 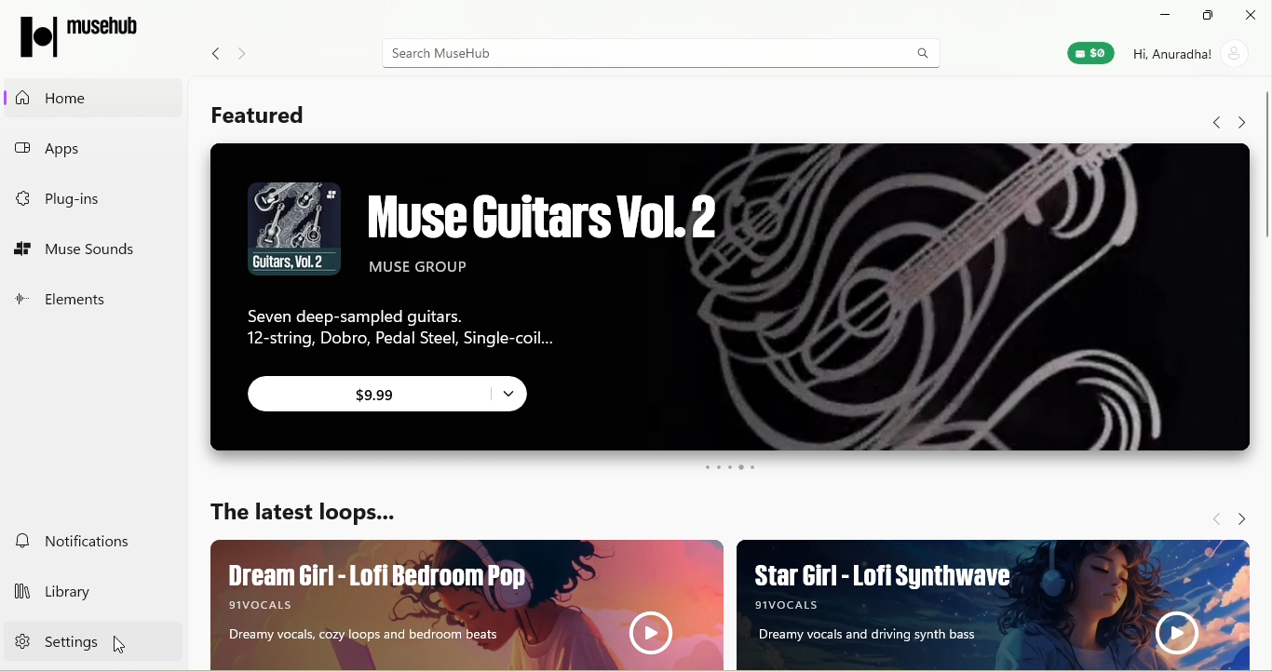 I want to click on apps, so click(x=87, y=151).